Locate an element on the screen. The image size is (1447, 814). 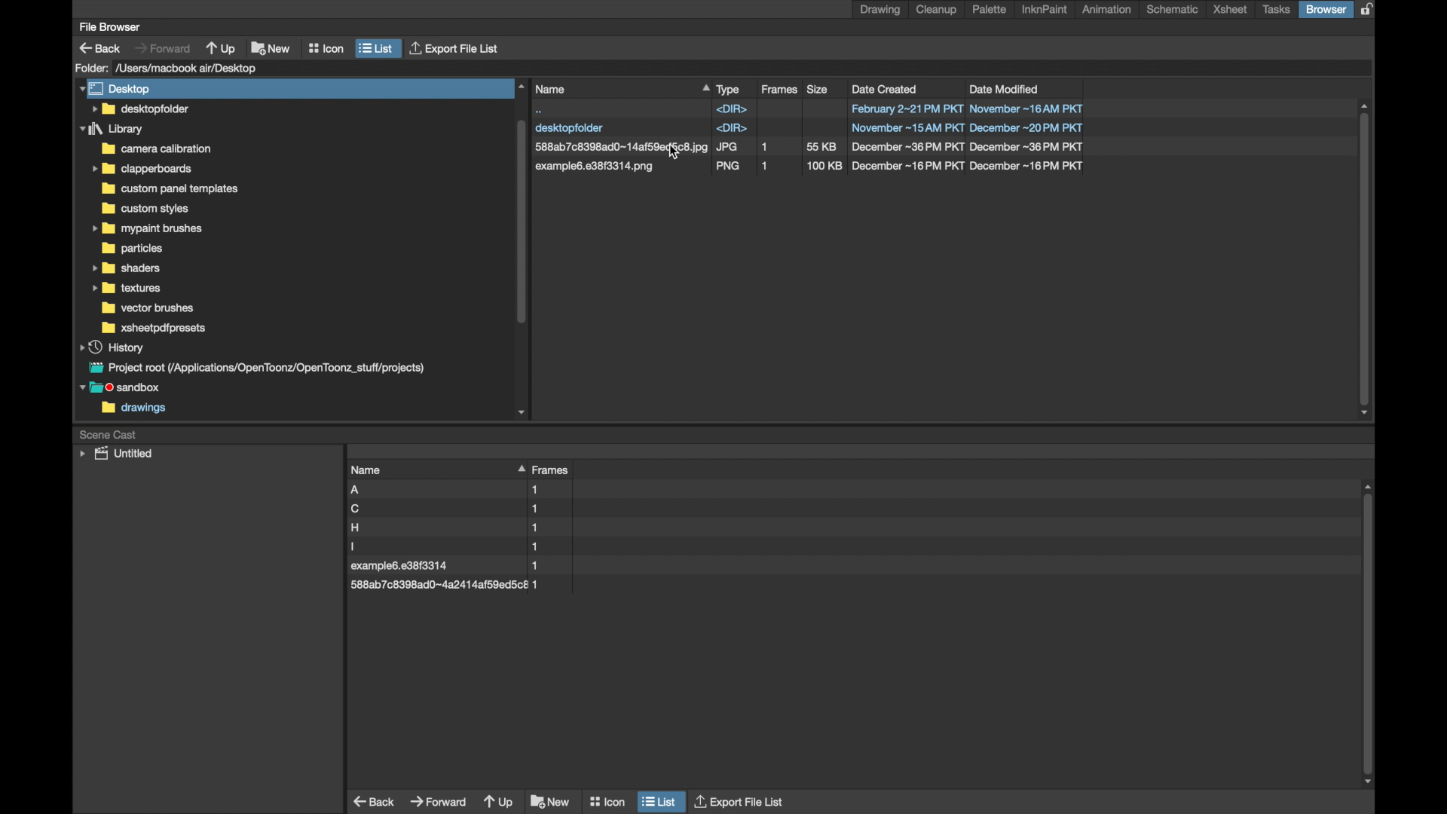
forward is located at coordinates (163, 47).